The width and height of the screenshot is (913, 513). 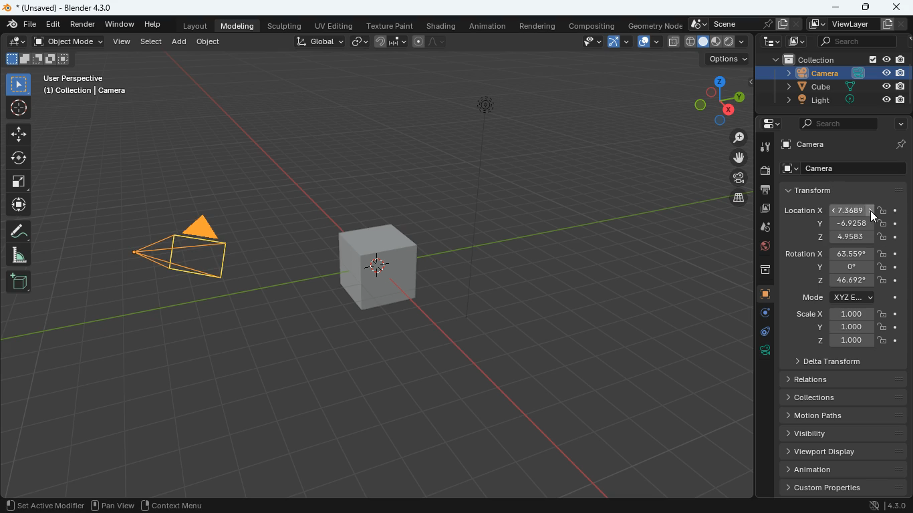 I want to click on draw, so click(x=18, y=230).